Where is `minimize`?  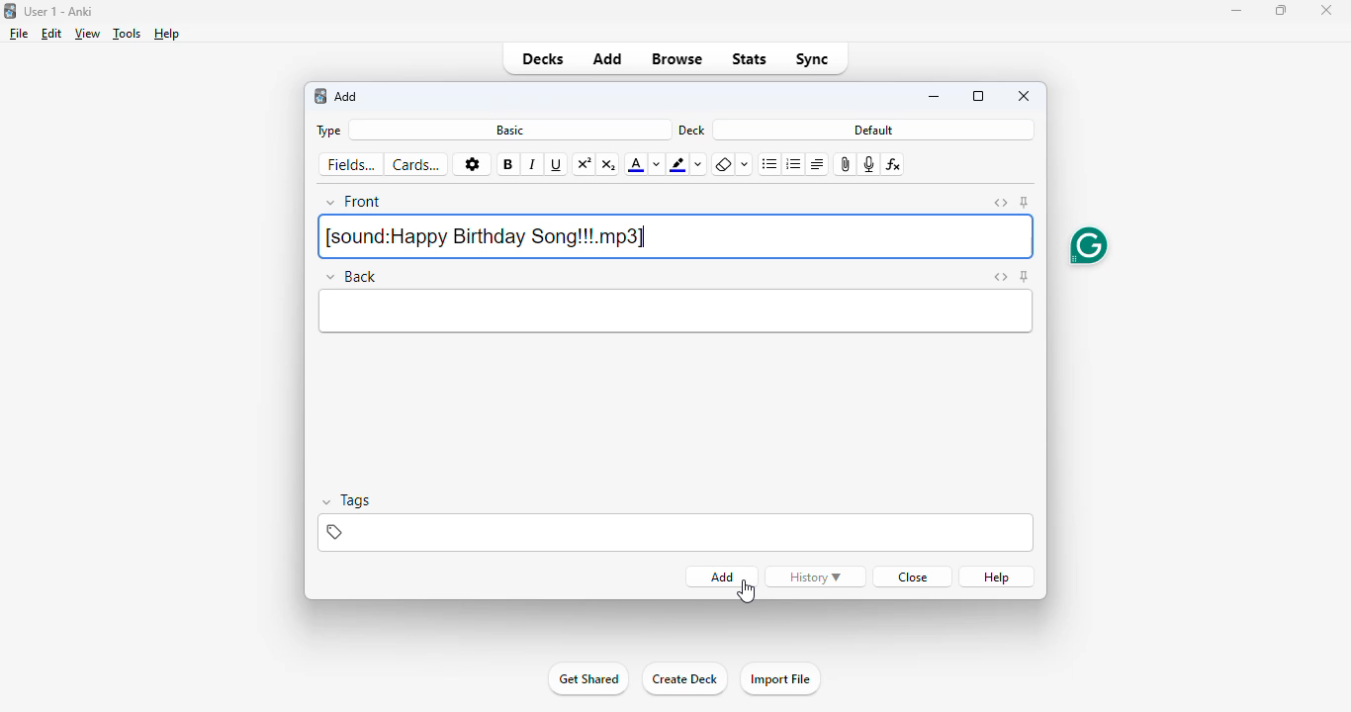
minimize is located at coordinates (934, 97).